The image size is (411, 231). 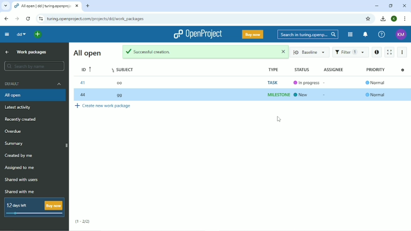 I want to click on Customize and control google chrome, so click(x=404, y=19).